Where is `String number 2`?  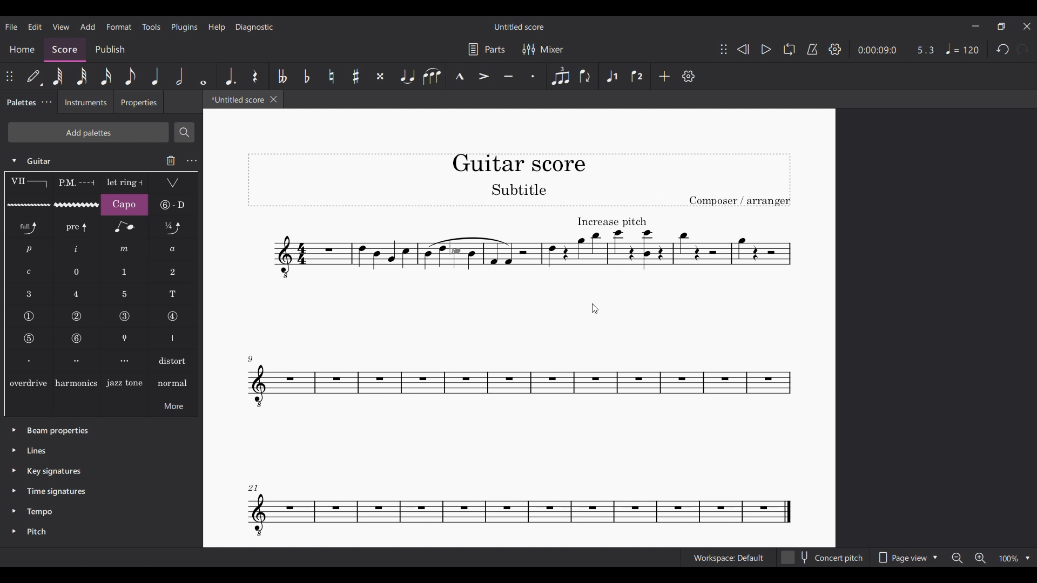
String number 2 is located at coordinates (77, 316).